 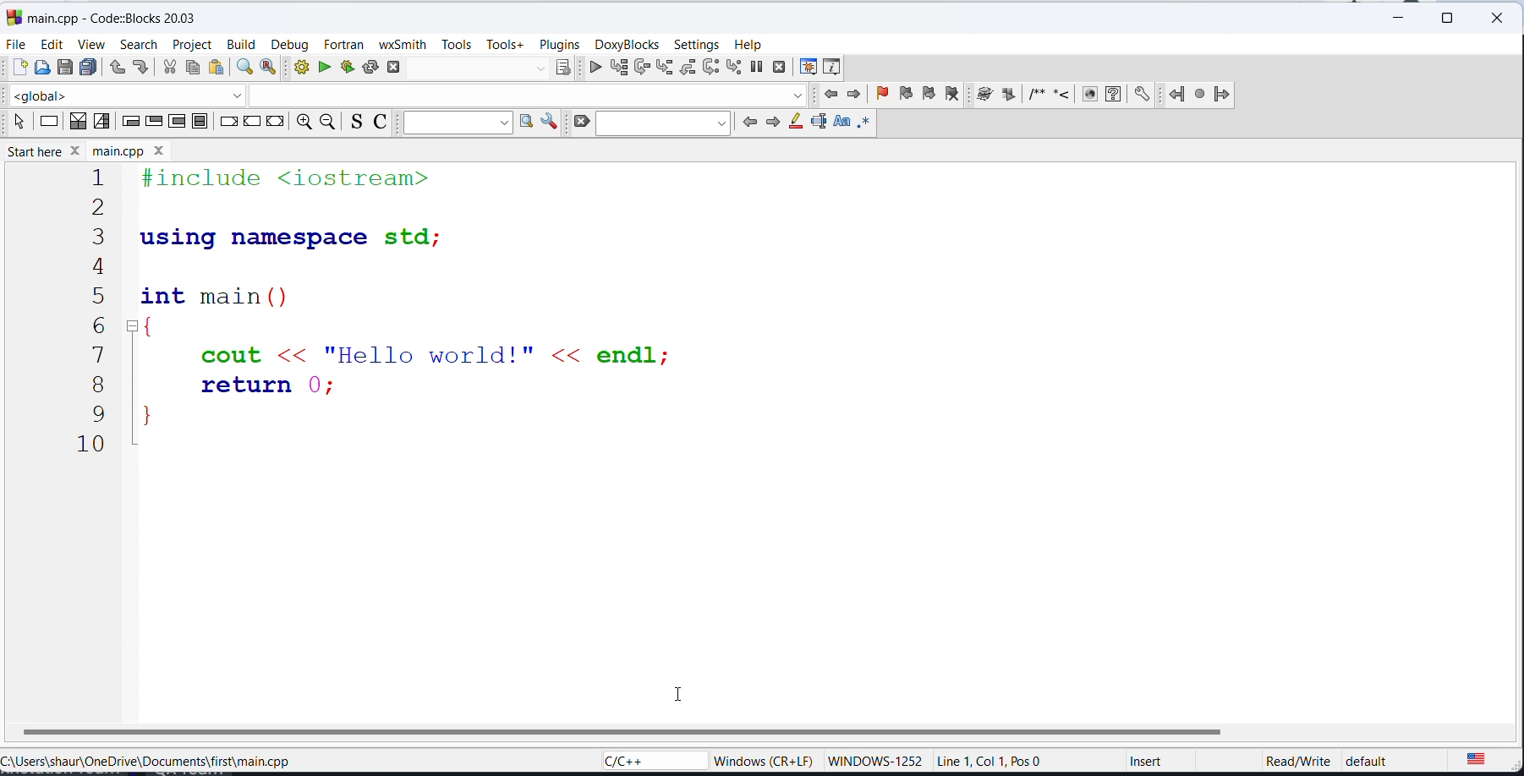 I want to click on edit, so click(x=51, y=42).